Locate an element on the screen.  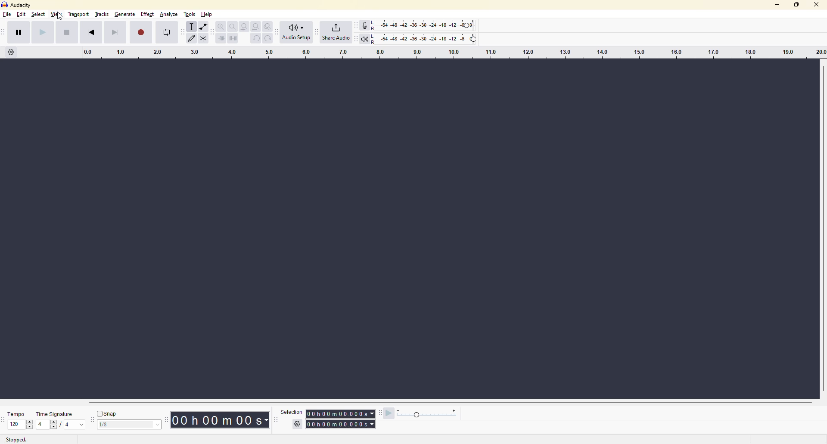
value is located at coordinates (47, 424).